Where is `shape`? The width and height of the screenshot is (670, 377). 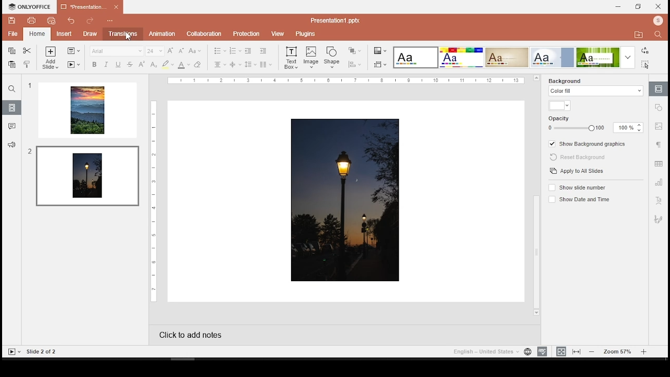 shape is located at coordinates (332, 57).